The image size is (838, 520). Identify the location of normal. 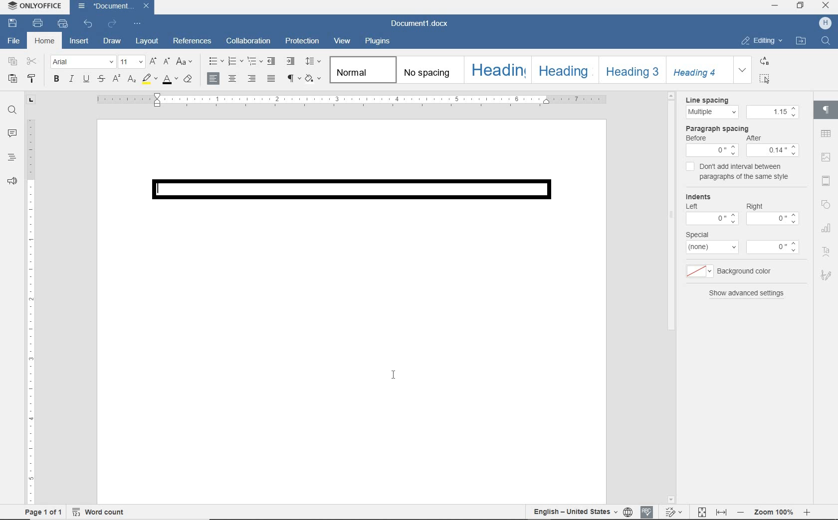
(363, 70).